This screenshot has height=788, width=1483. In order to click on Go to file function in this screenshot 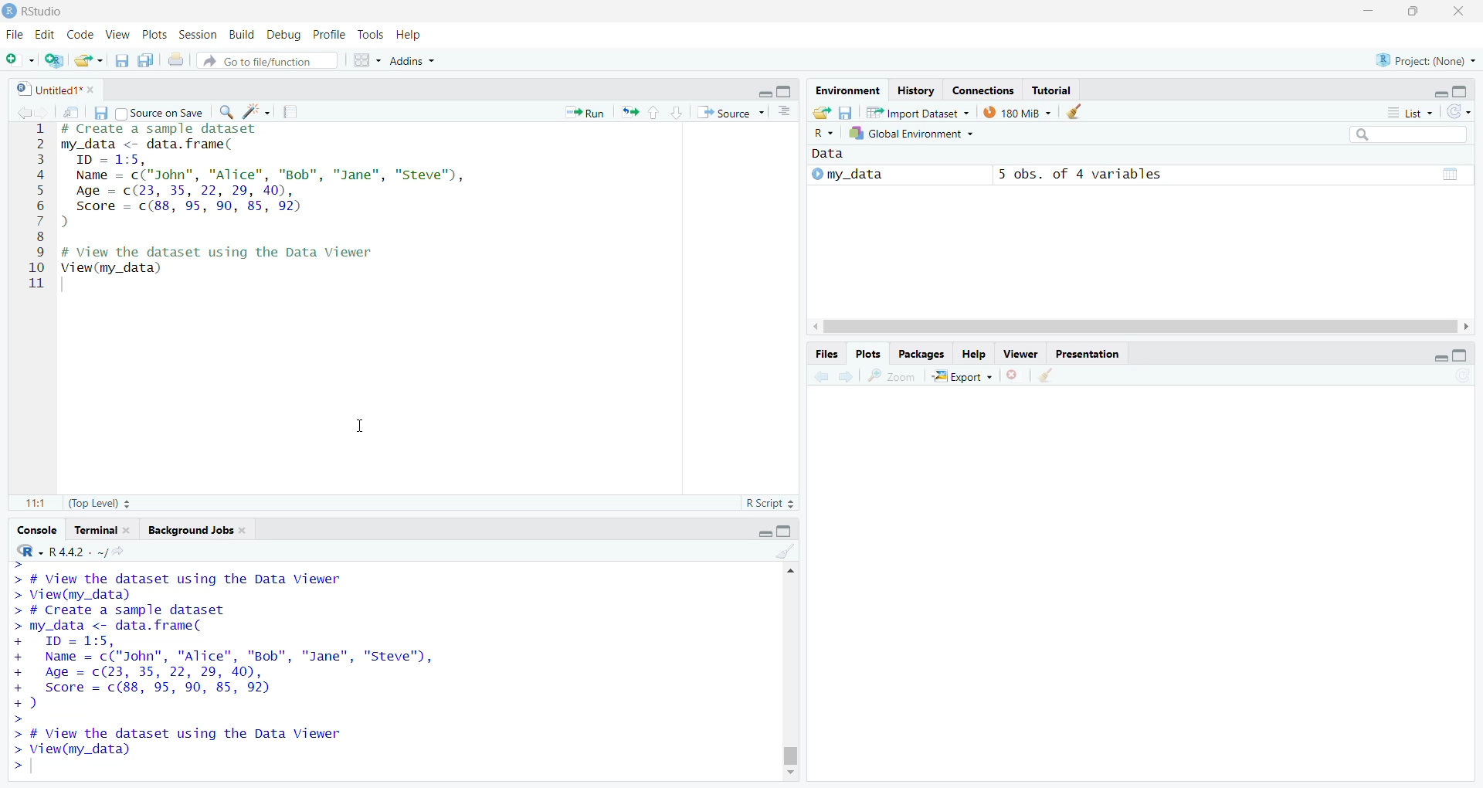, I will do `click(267, 59)`.